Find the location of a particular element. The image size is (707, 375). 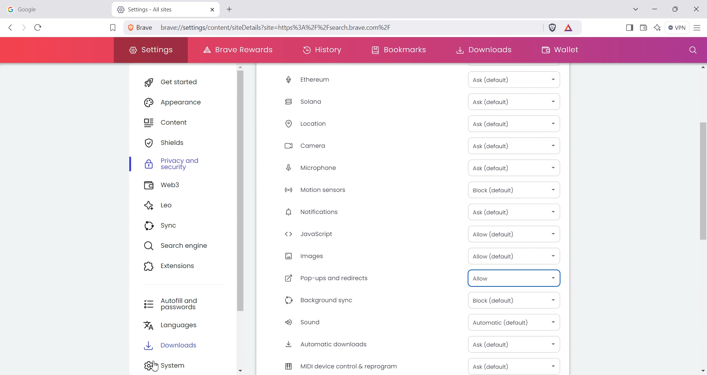

Settings is located at coordinates (150, 50).